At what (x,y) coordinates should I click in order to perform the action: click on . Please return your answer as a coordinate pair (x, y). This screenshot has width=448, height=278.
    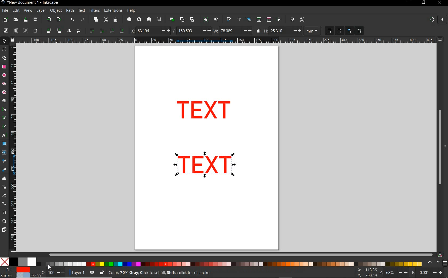
    Looking at the image, I should click on (46, 264).